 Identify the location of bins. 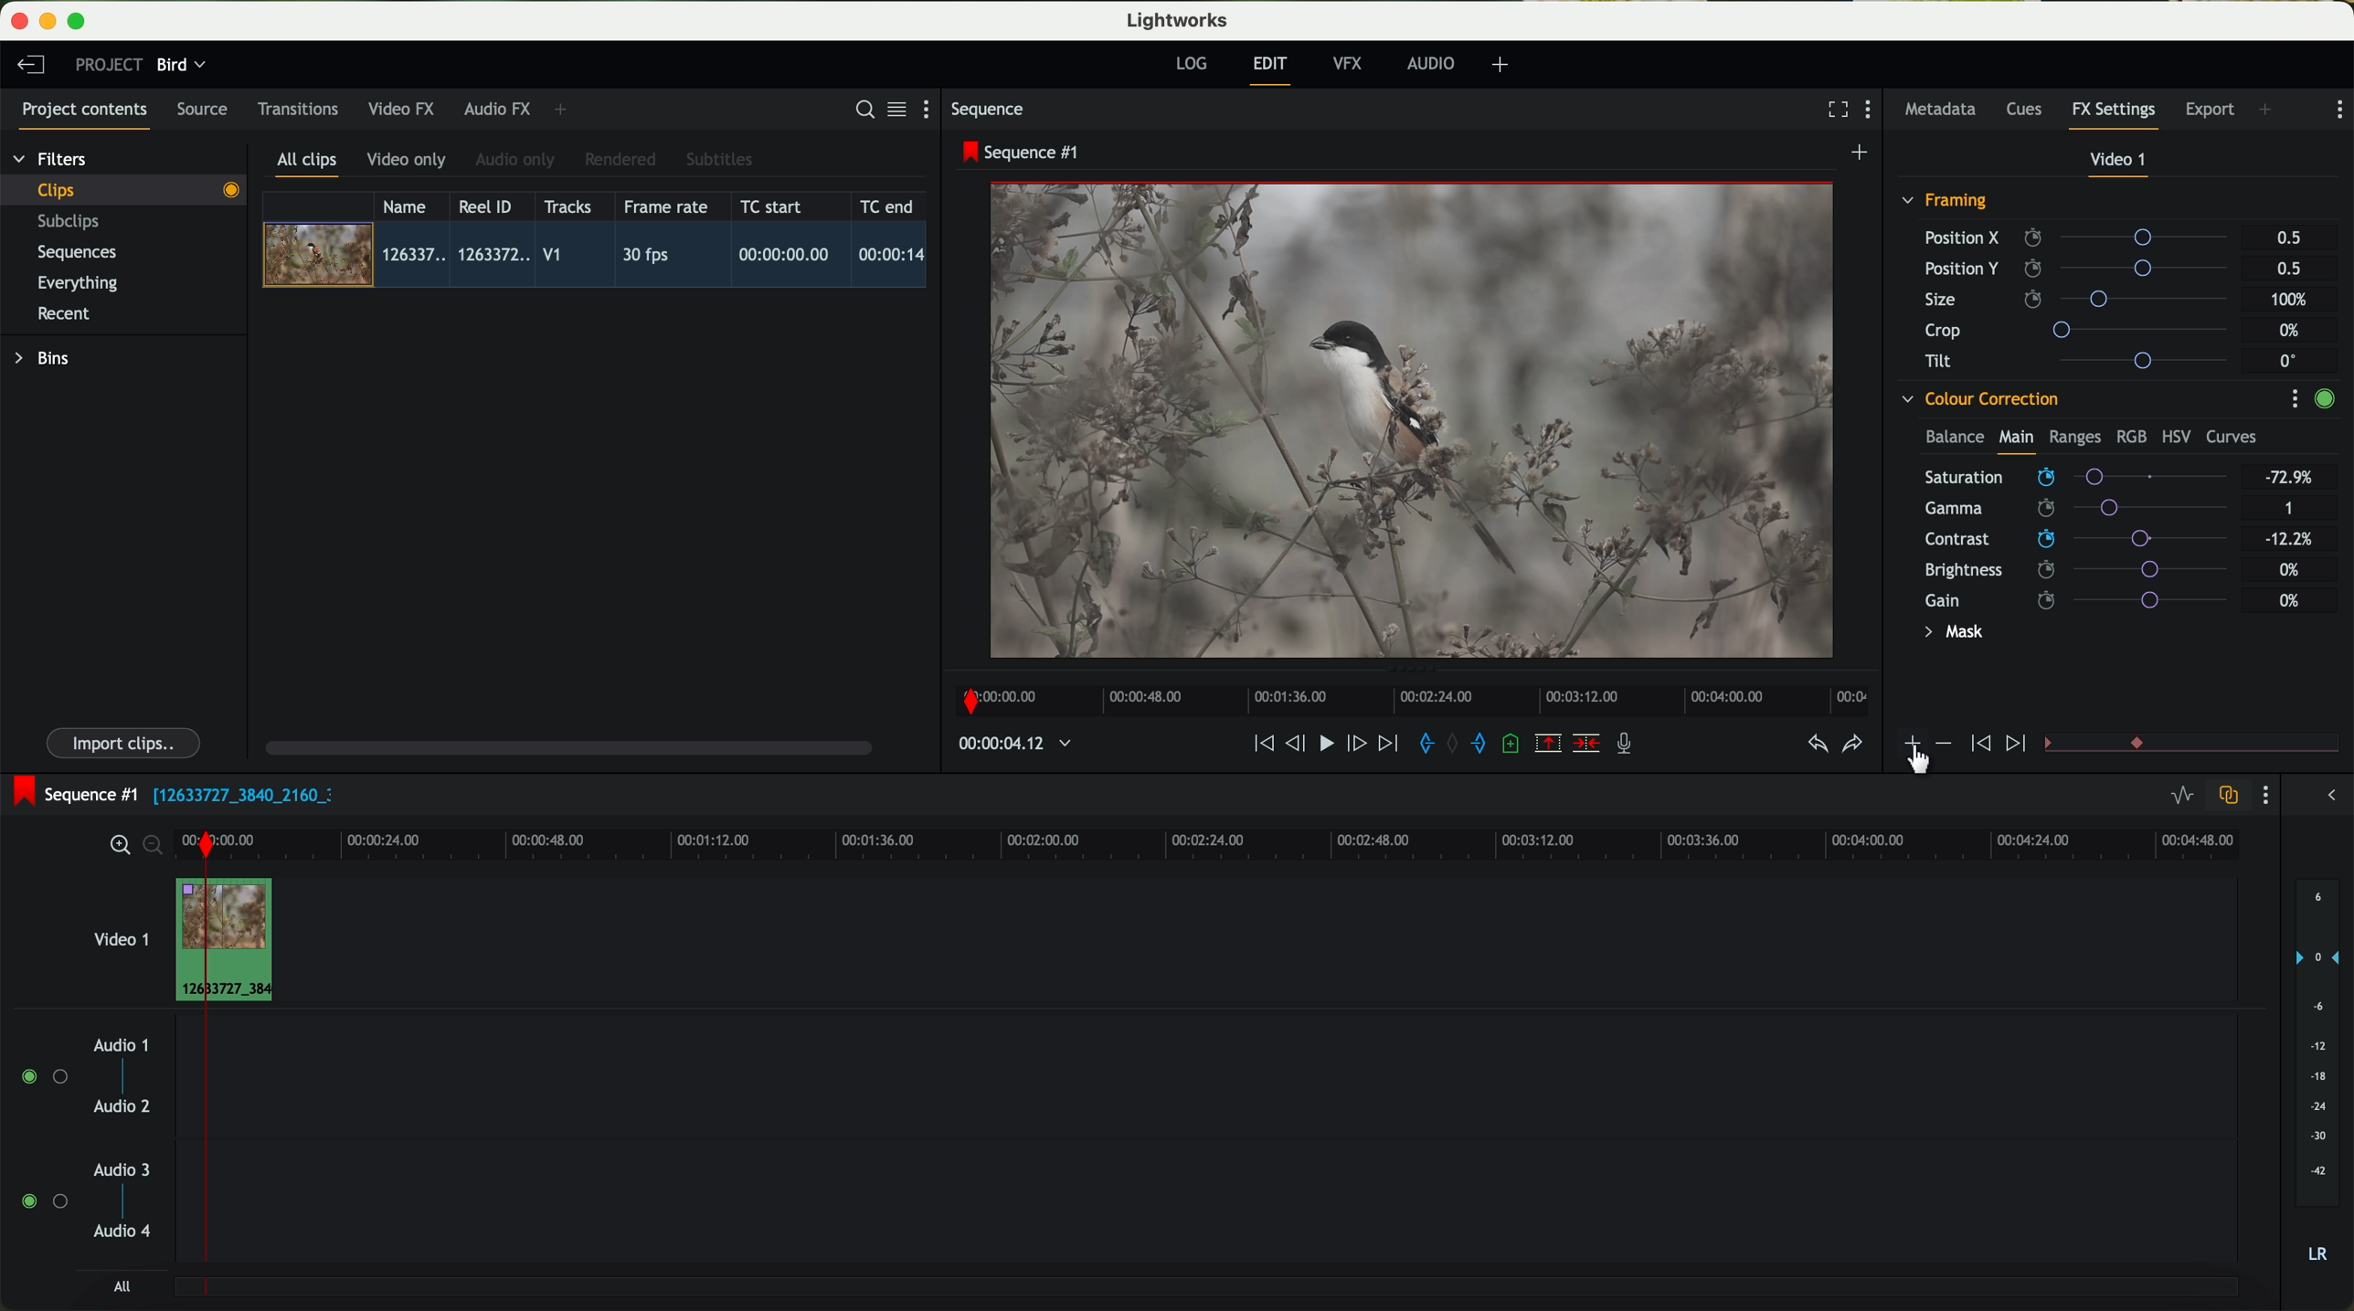
(45, 359).